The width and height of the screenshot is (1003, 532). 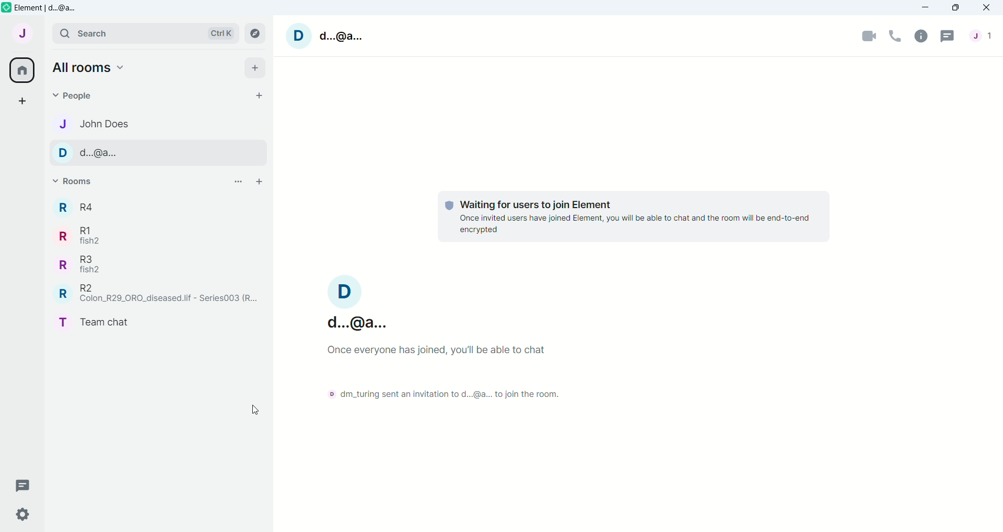 I want to click on All rooms, so click(x=21, y=70).